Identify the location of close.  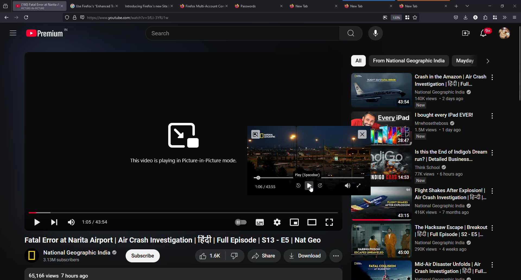
(362, 134).